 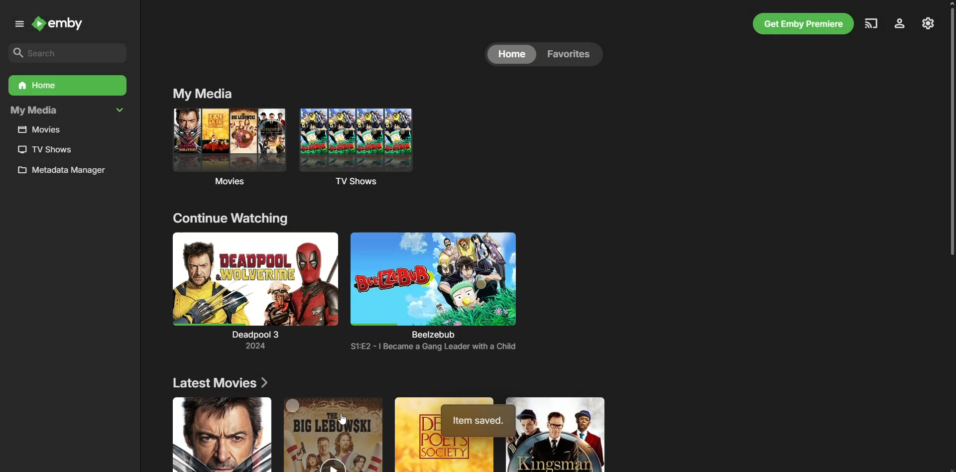 I want to click on Deadpool 3, so click(x=255, y=293).